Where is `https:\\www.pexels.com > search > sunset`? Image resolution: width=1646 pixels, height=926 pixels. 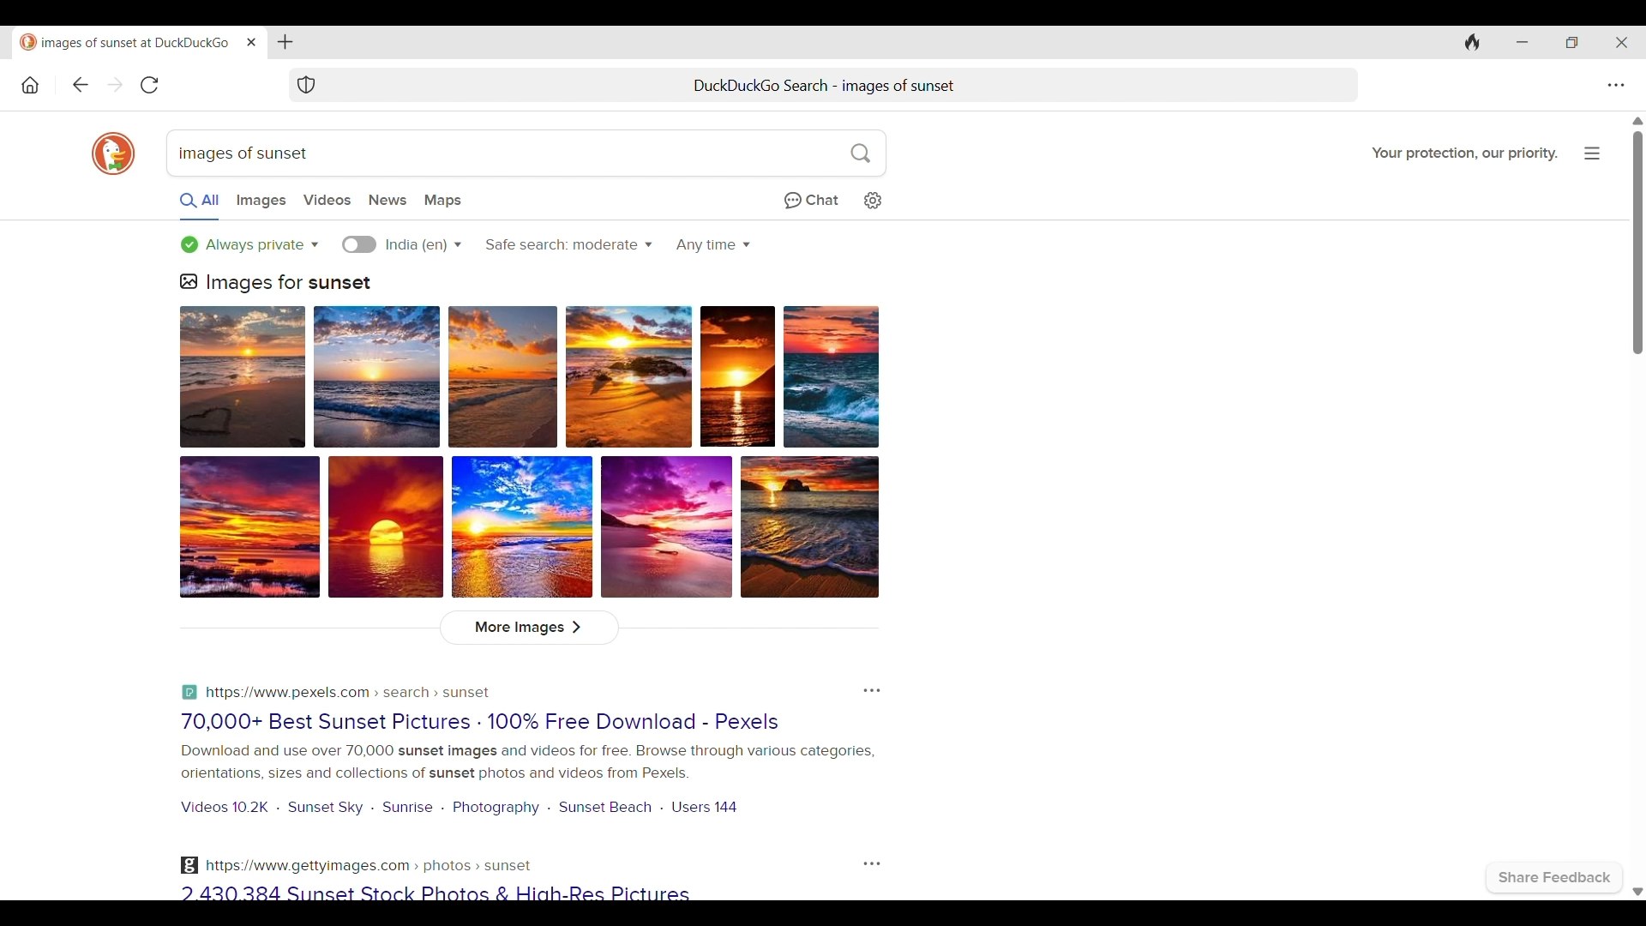
https:\\www.pexels.com > search > sunset is located at coordinates (339, 689).